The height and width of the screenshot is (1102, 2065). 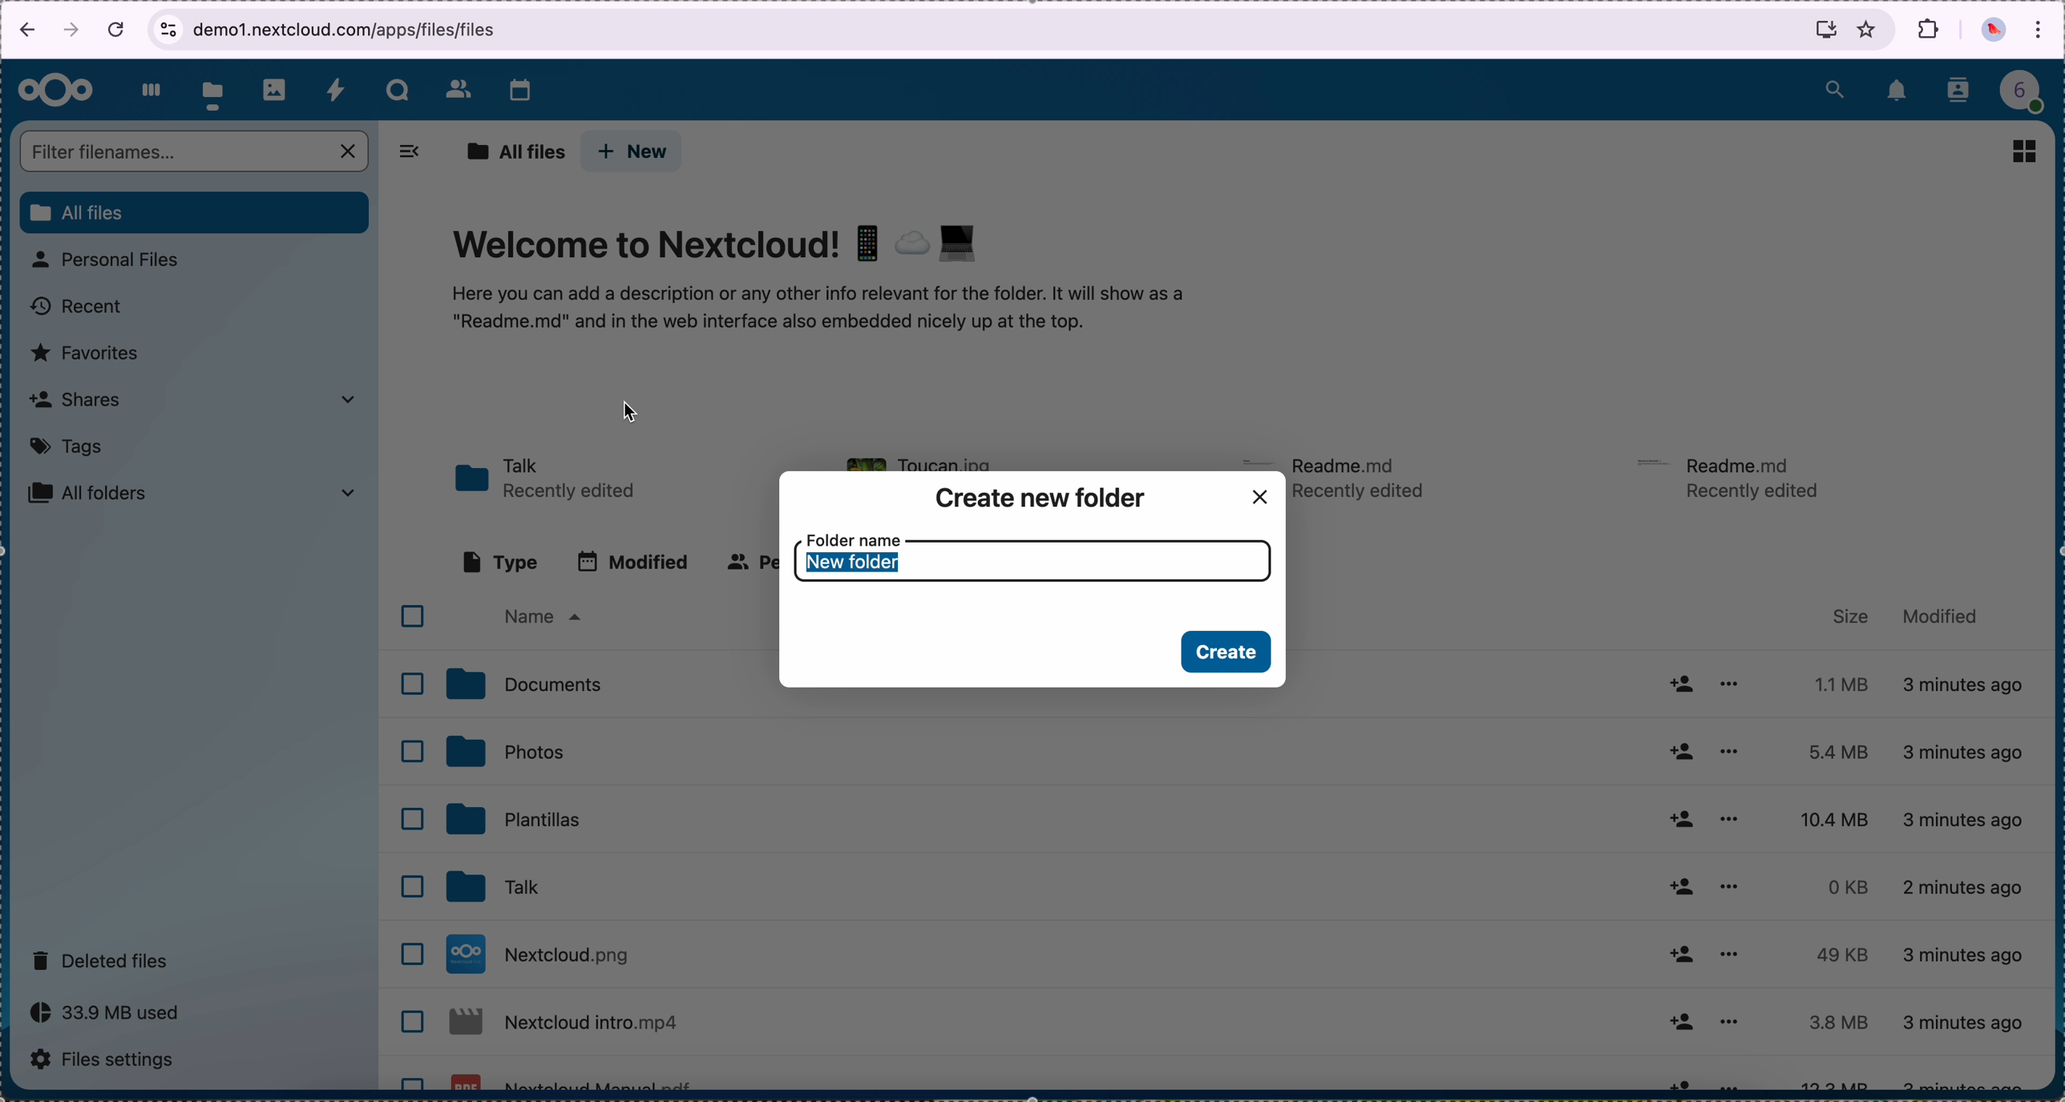 What do you see at coordinates (1972, 954) in the screenshot?
I see `4 minutes ago` at bounding box center [1972, 954].